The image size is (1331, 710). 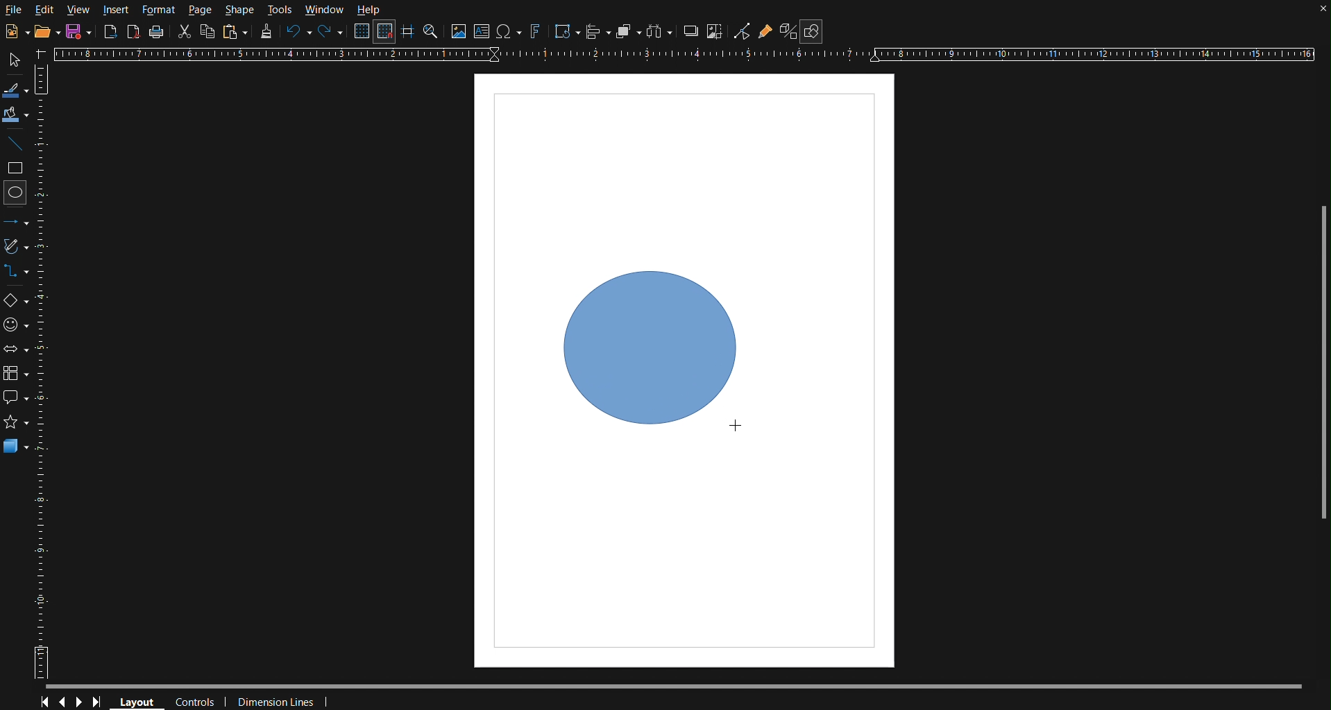 I want to click on Snap to Grid, so click(x=386, y=33).